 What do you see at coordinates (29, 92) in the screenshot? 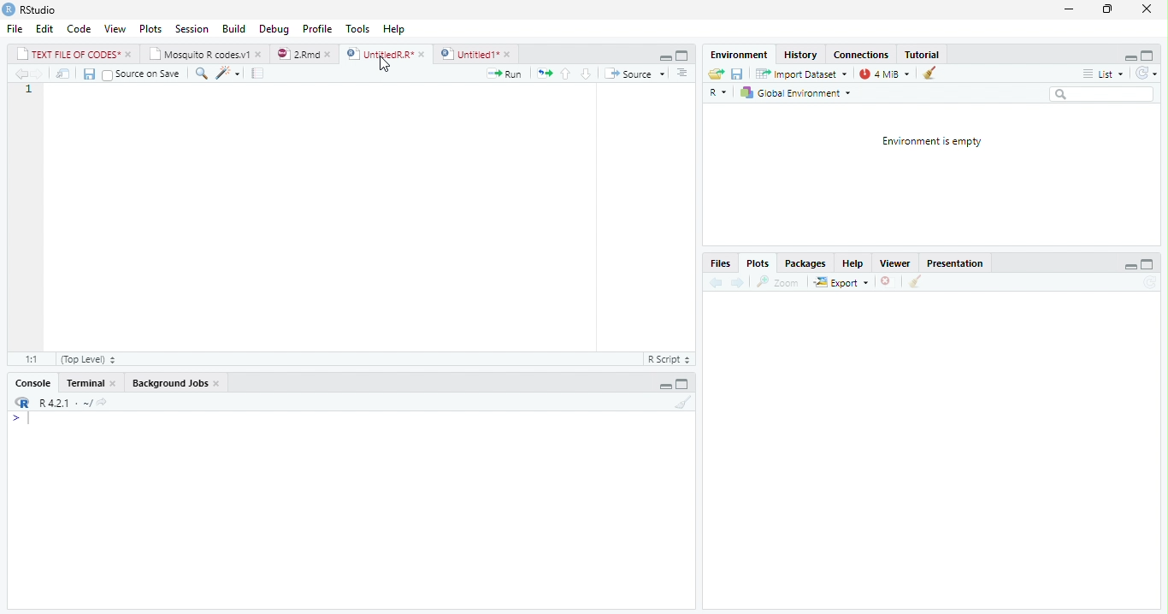
I see `1` at bounding box center [29, 92].